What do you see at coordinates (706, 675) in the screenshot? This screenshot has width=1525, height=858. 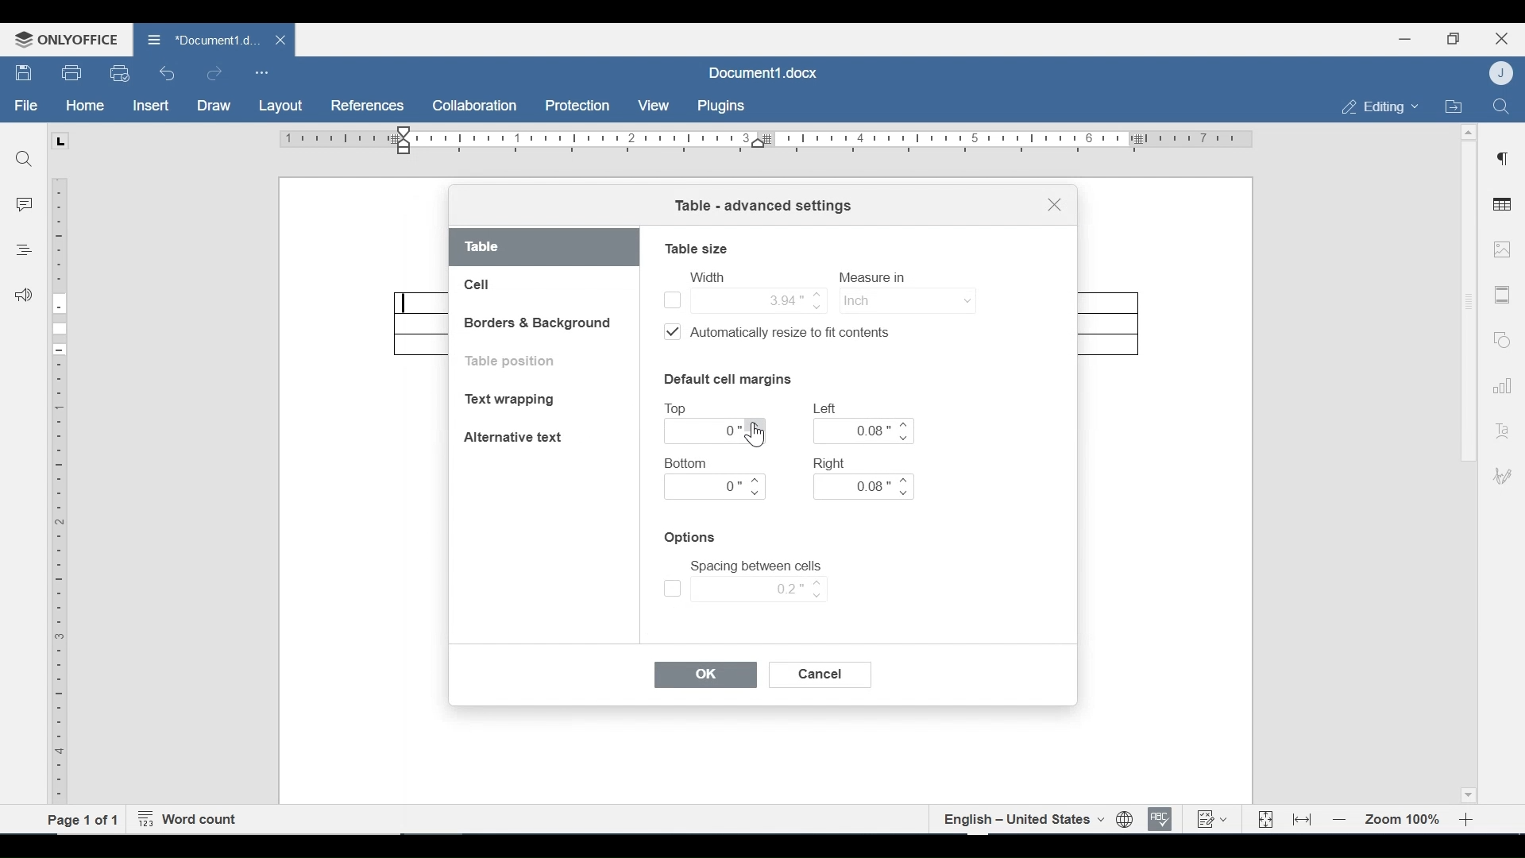 I see `OK` at bounding box center [706, 675].